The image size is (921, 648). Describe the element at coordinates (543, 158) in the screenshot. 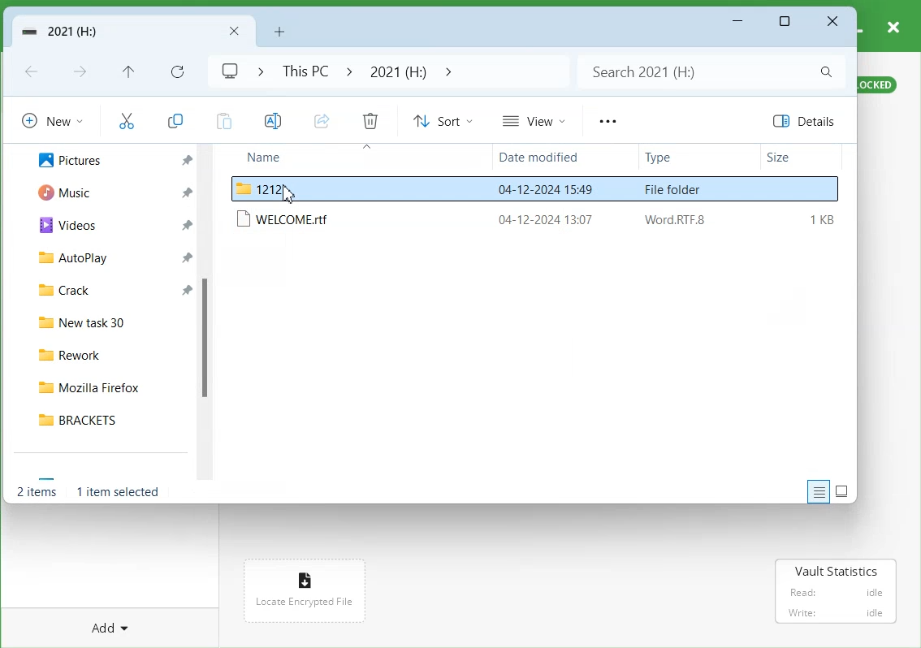

I see `Date modified` at that location.